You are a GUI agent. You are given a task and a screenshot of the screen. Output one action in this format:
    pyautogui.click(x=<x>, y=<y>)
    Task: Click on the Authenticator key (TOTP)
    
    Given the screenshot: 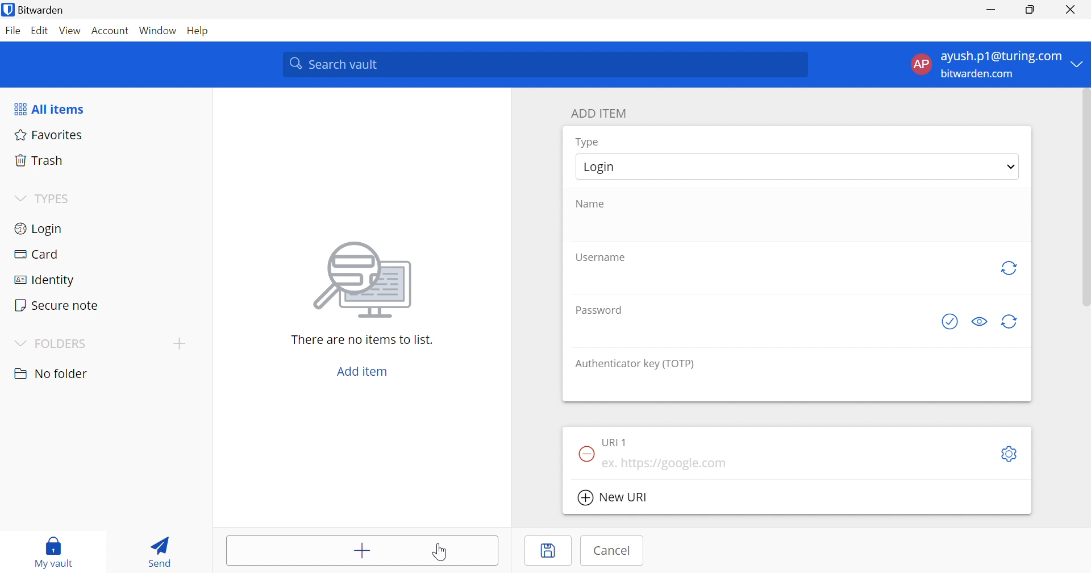 What is the action you would take?
    pyautogui.click(x=638, y=364)
    